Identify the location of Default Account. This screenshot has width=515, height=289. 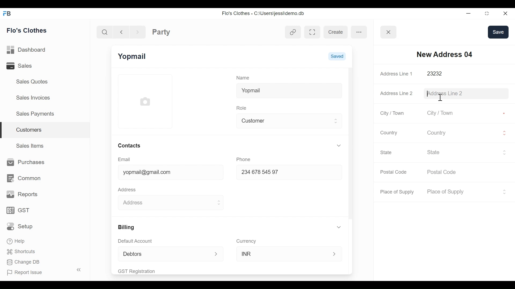
(139, 241).